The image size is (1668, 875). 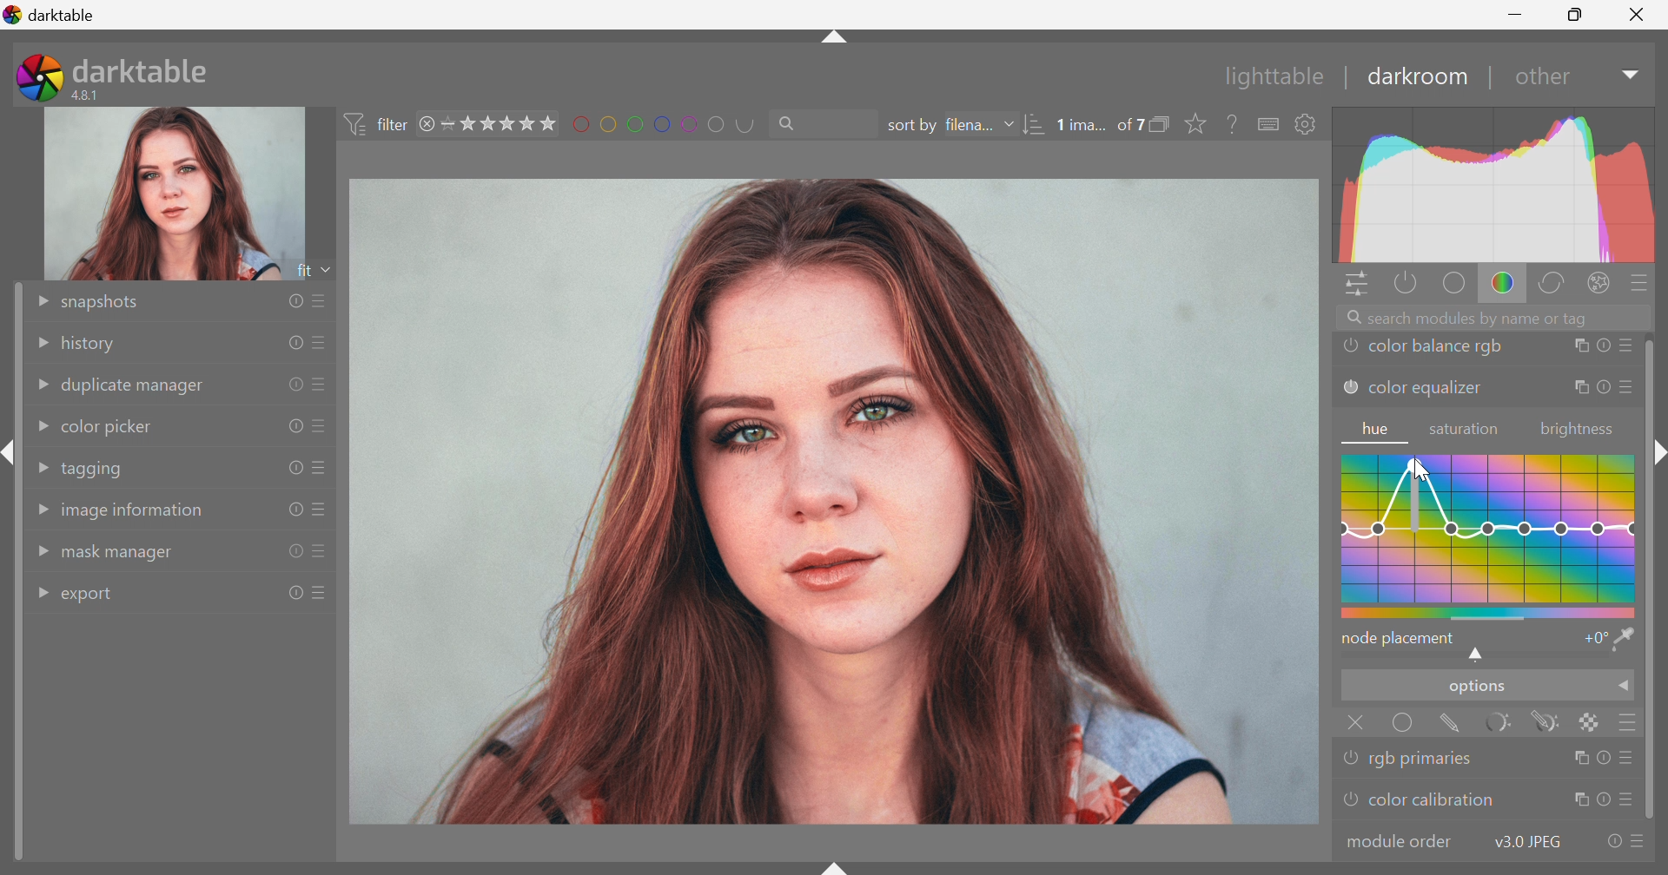 I want to click on snapshots, so click(x=105, y=302).